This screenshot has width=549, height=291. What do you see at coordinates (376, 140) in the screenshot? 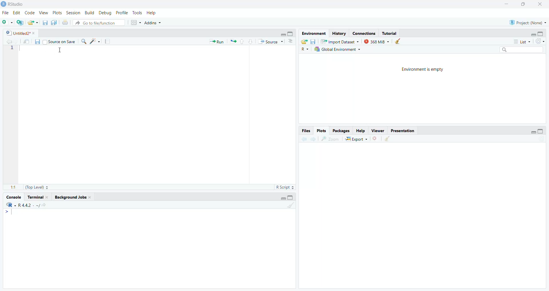
I see `close` at bounding box center [376, 140].